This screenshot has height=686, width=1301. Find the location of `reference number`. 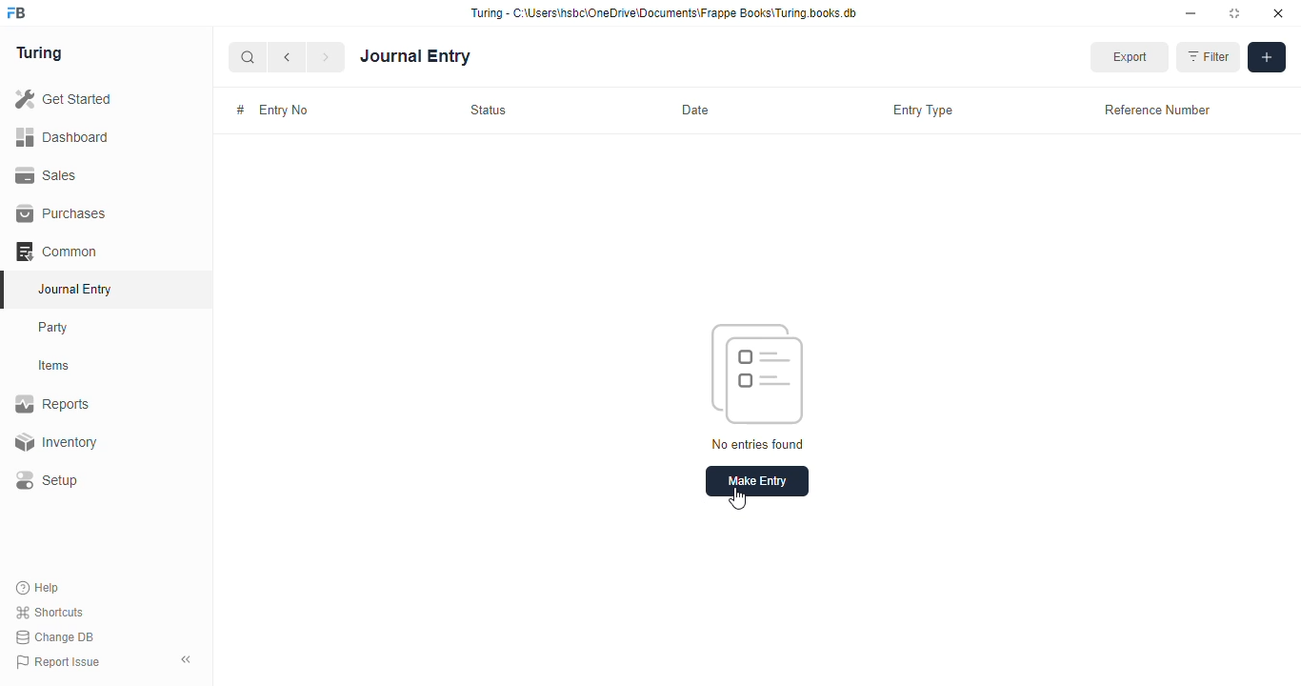

reference number is located at coordinates (1155, 110).